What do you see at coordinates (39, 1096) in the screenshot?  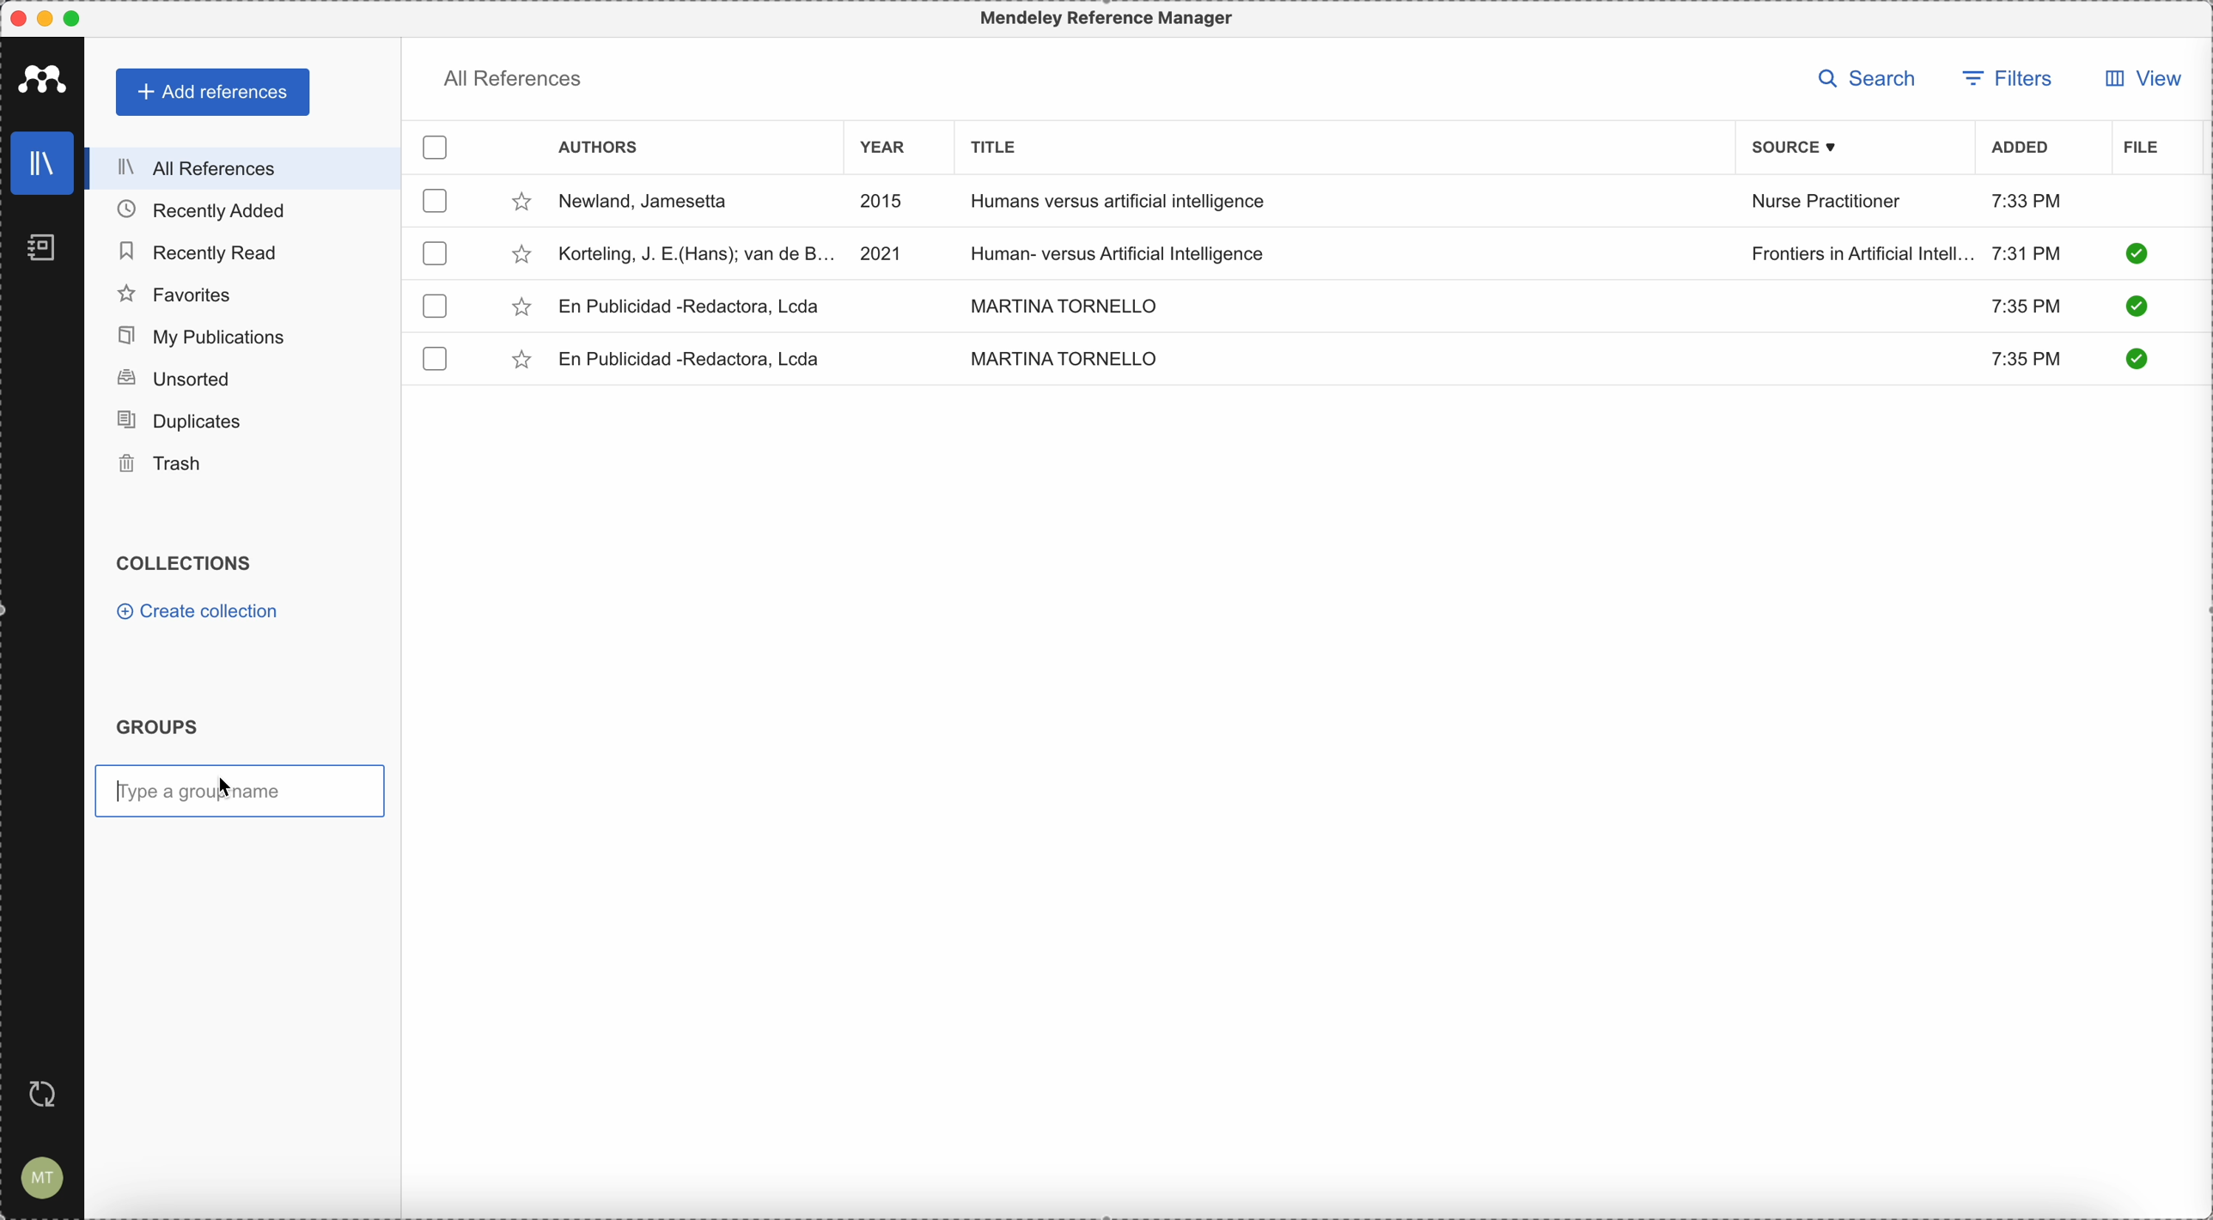 I see `last sync` at bounding box center [39, 1096].